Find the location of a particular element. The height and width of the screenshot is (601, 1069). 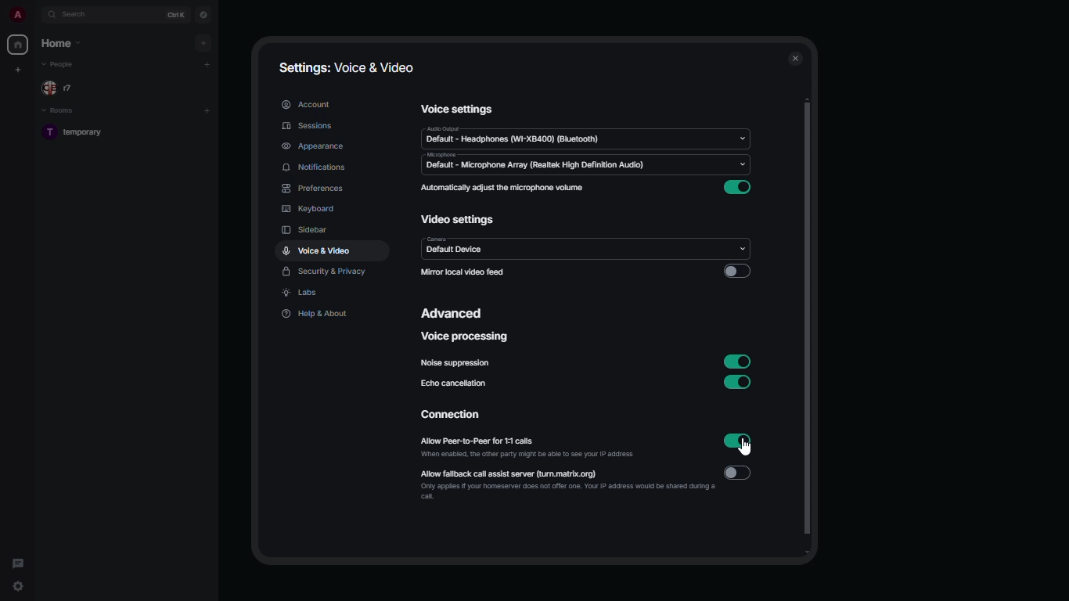

close is located at coordinates (794, 59).